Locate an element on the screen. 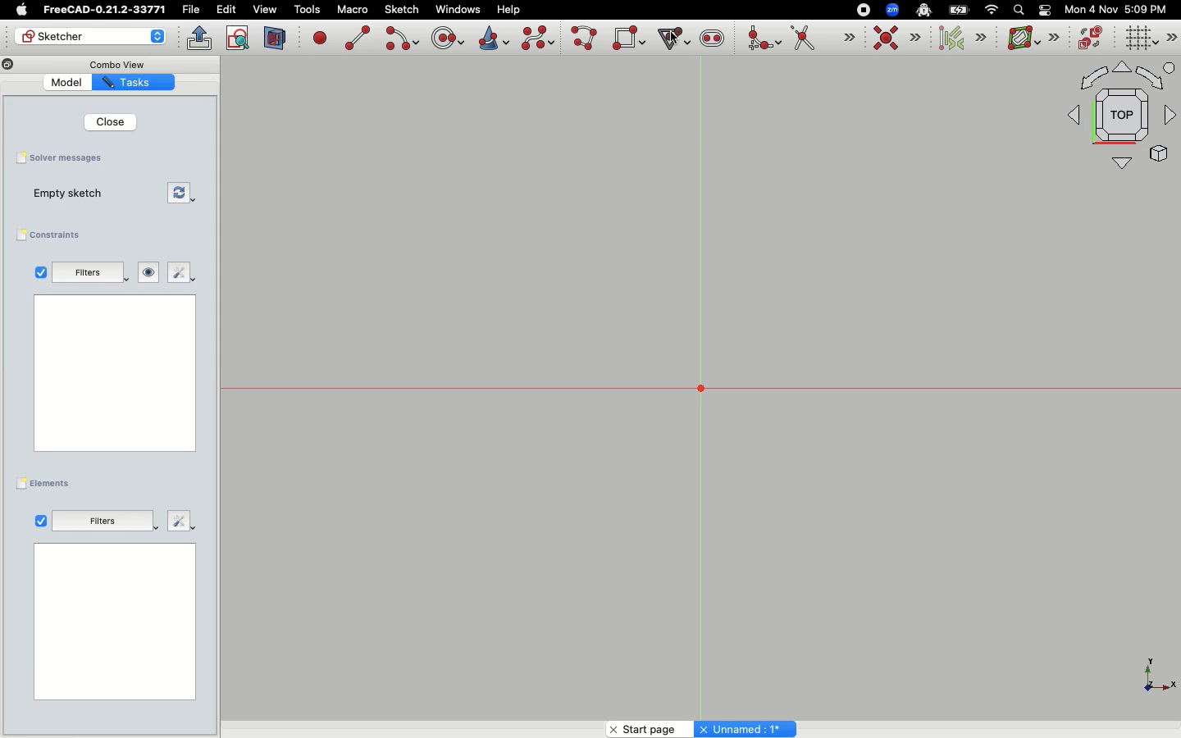  Tasks is located at coordinates (135, 83).